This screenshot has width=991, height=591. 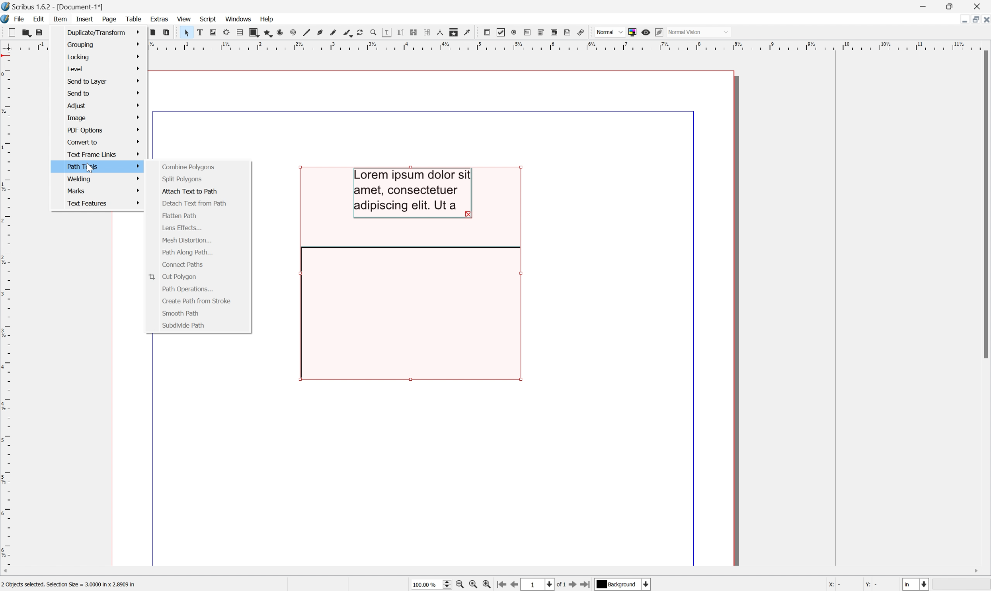 What do you see at coordinates (660, 32) in the screenshot?
I see `Edit in preview mode` at bounding box center [660, 32].